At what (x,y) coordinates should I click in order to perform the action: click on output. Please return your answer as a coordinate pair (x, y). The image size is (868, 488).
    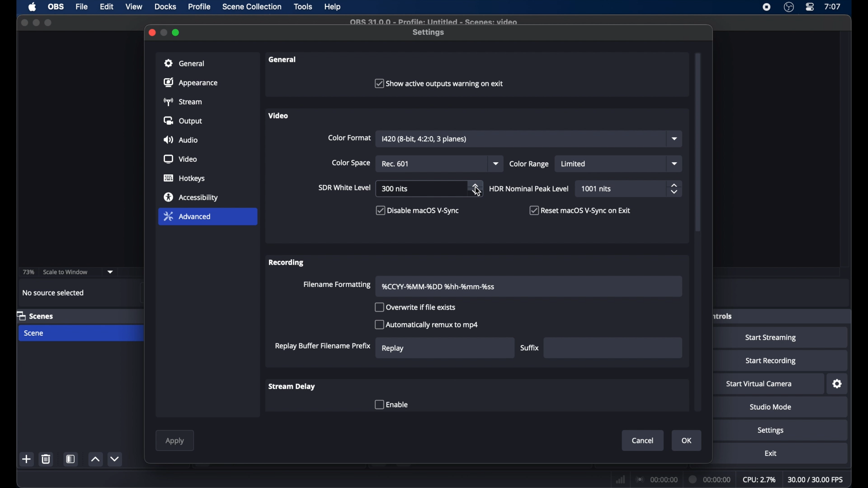
    Looking at the image, I should click on (185, 121).